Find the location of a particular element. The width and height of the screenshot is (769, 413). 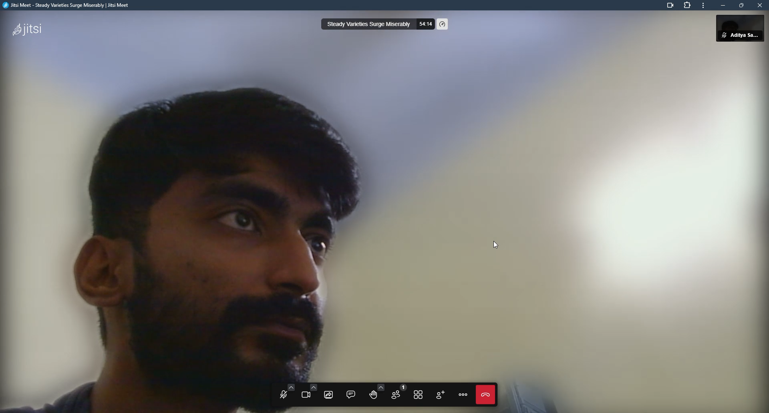

camera is located at coordinates (667, 6).